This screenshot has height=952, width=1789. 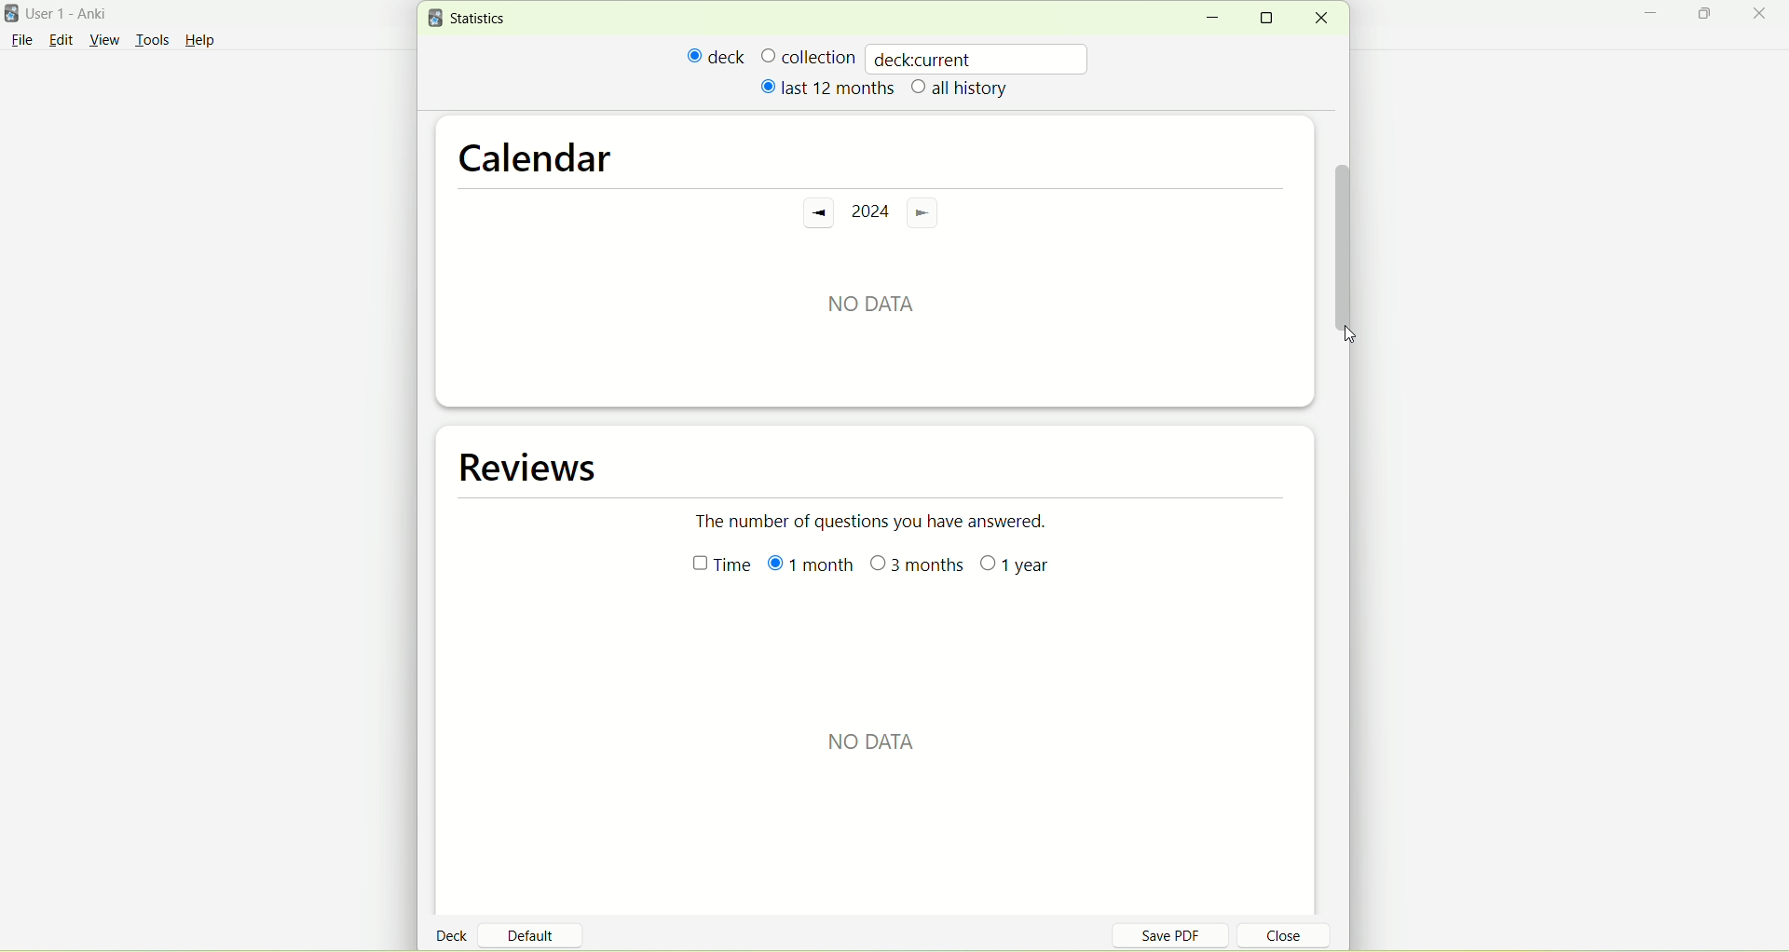 What do you see at coordinates (534, 468) in the screenshot?
I see `reviews` at bounding box center [534, 468].